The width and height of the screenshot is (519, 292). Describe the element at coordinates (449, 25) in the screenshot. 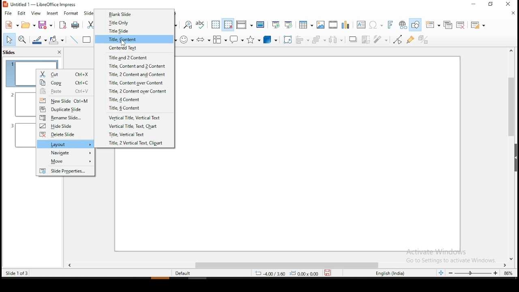

I see `duplicate` at that location.